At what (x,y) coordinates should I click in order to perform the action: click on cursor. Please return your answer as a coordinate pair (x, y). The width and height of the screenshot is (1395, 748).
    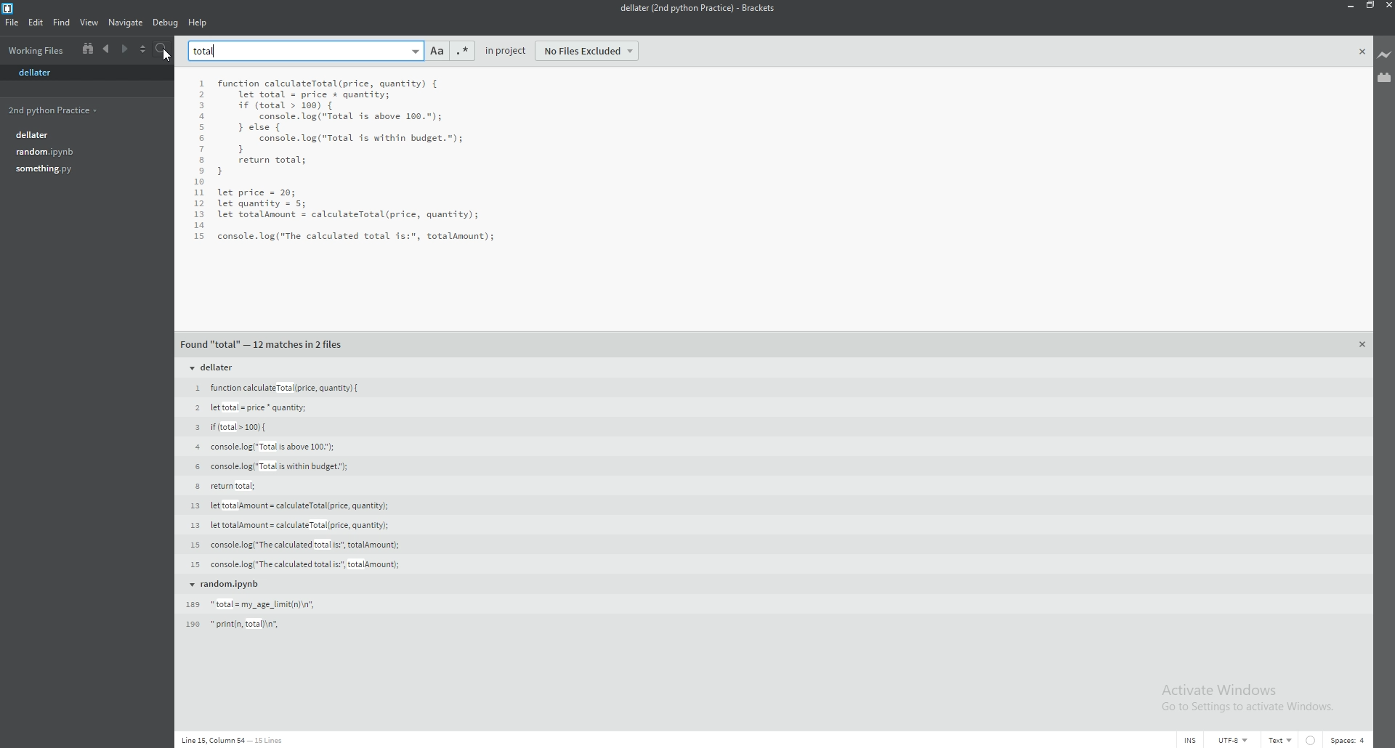
    Looking at the image, I should click on (169, 54).